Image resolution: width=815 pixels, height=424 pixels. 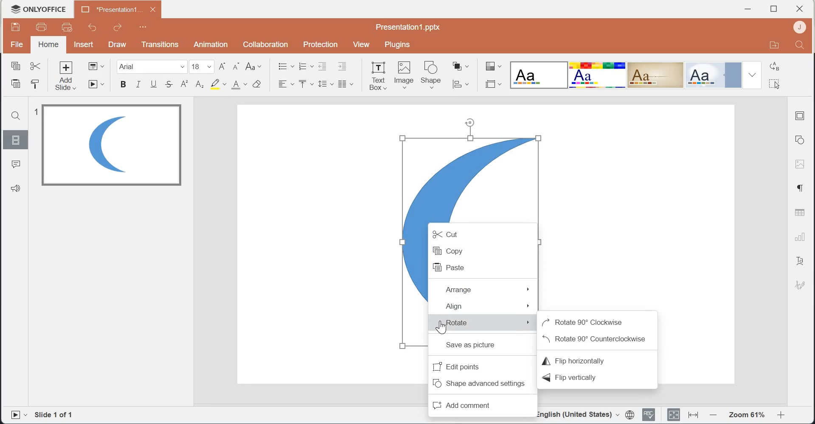 I want to click on Signature, so click(x=800, y=284).